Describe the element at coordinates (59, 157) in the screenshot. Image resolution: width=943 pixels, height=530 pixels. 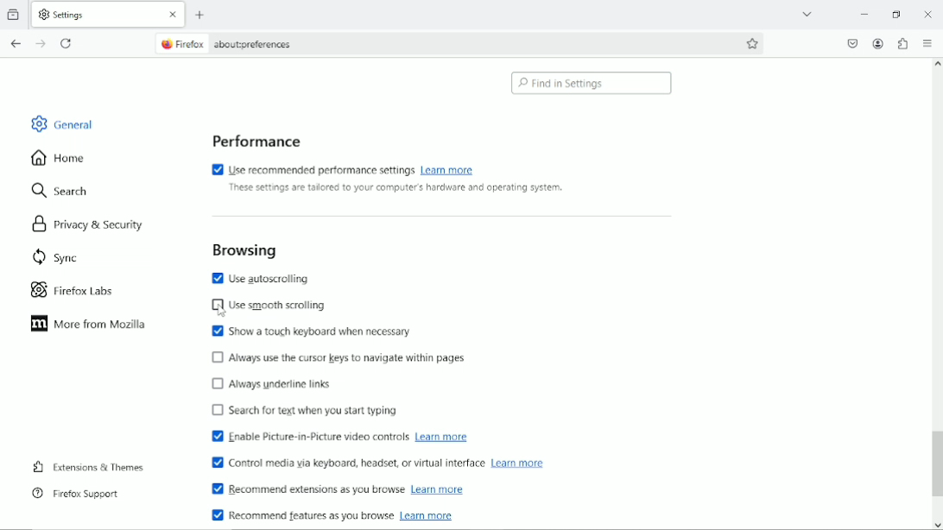
I see `home` at that location.